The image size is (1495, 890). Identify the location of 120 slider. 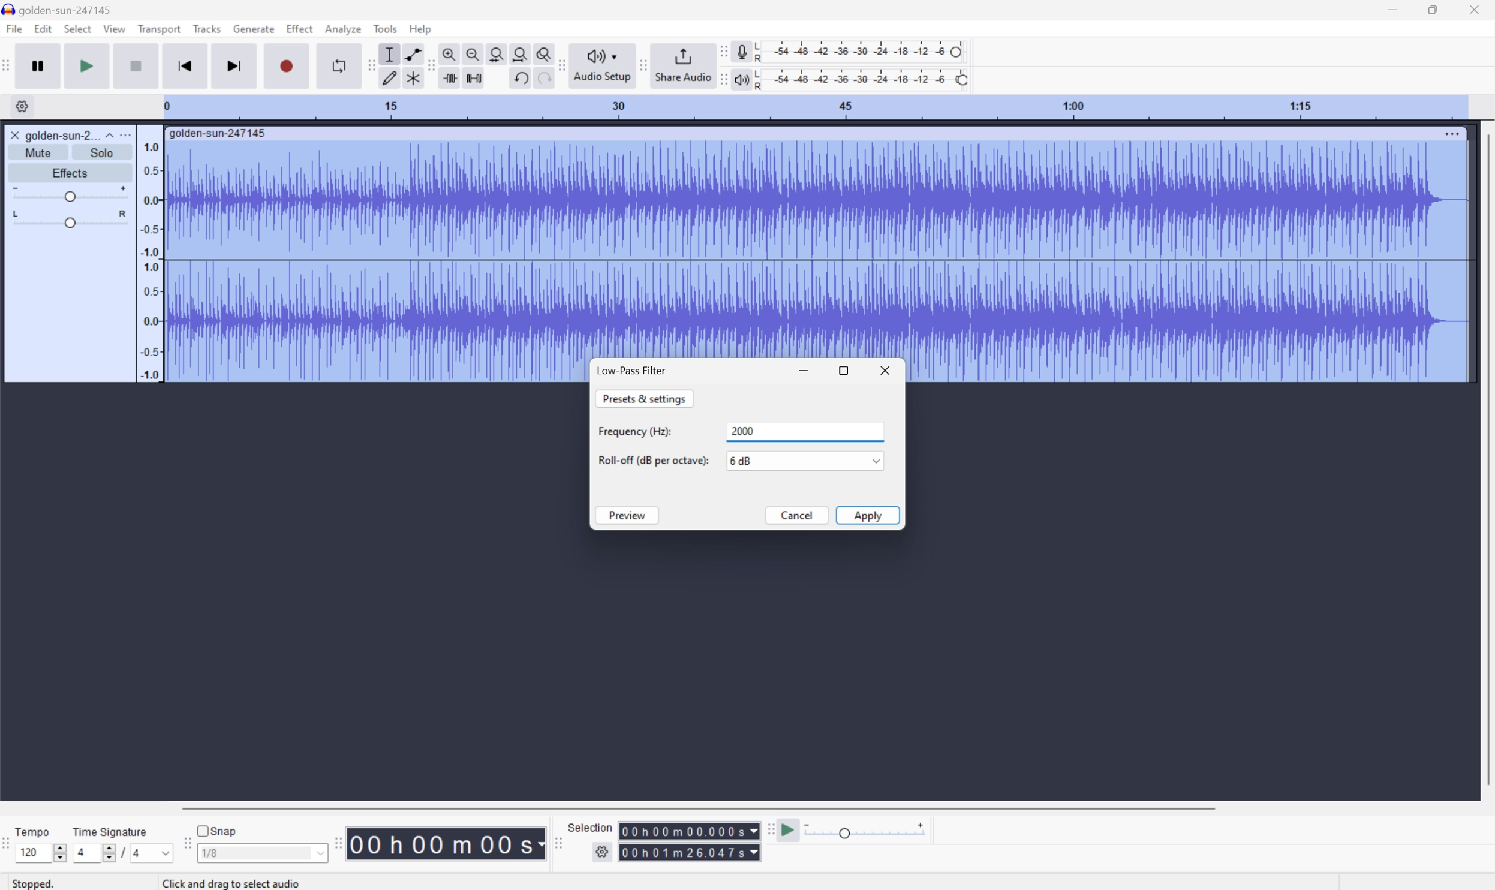
(44, 852).